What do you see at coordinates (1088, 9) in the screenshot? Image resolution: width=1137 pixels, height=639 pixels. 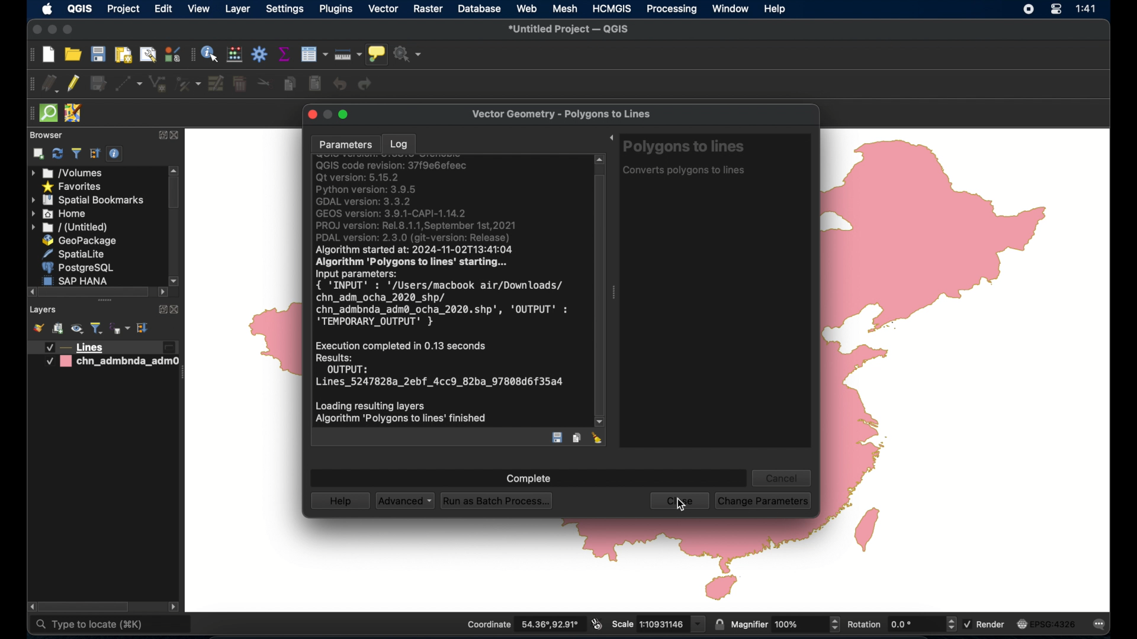 I see `time` at bounding box center [1088, 9].